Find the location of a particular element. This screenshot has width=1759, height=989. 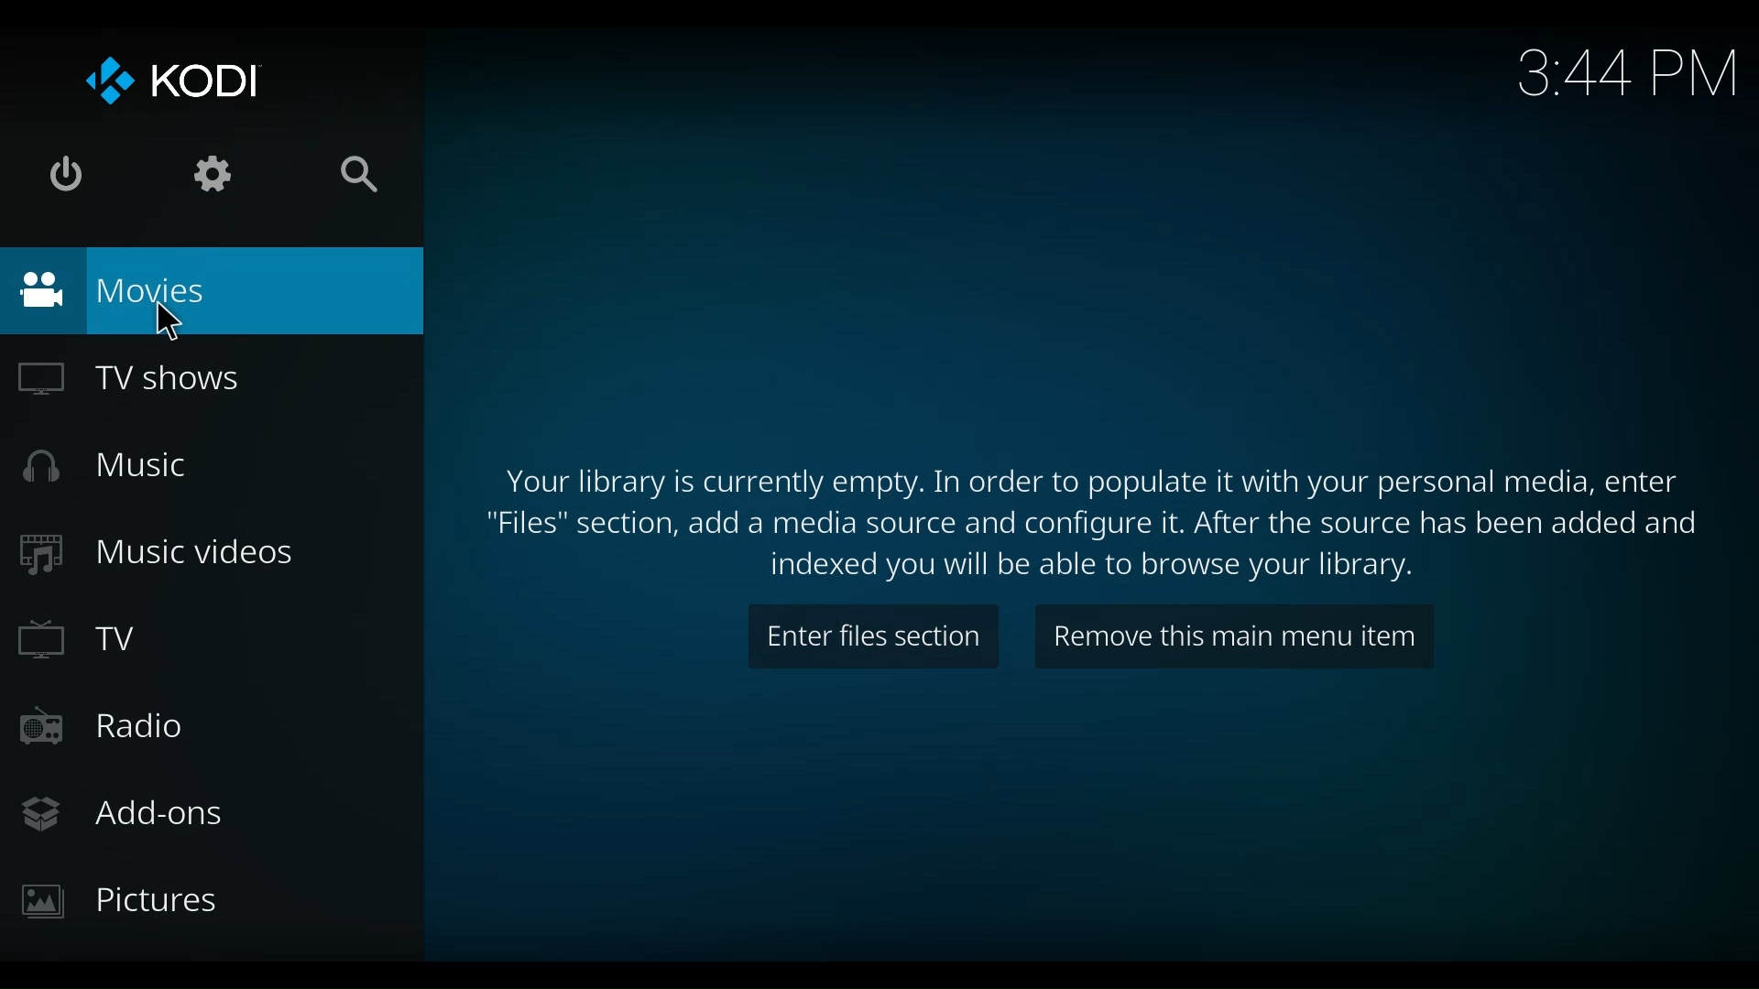

Movies is located at coordinates (213, 292).